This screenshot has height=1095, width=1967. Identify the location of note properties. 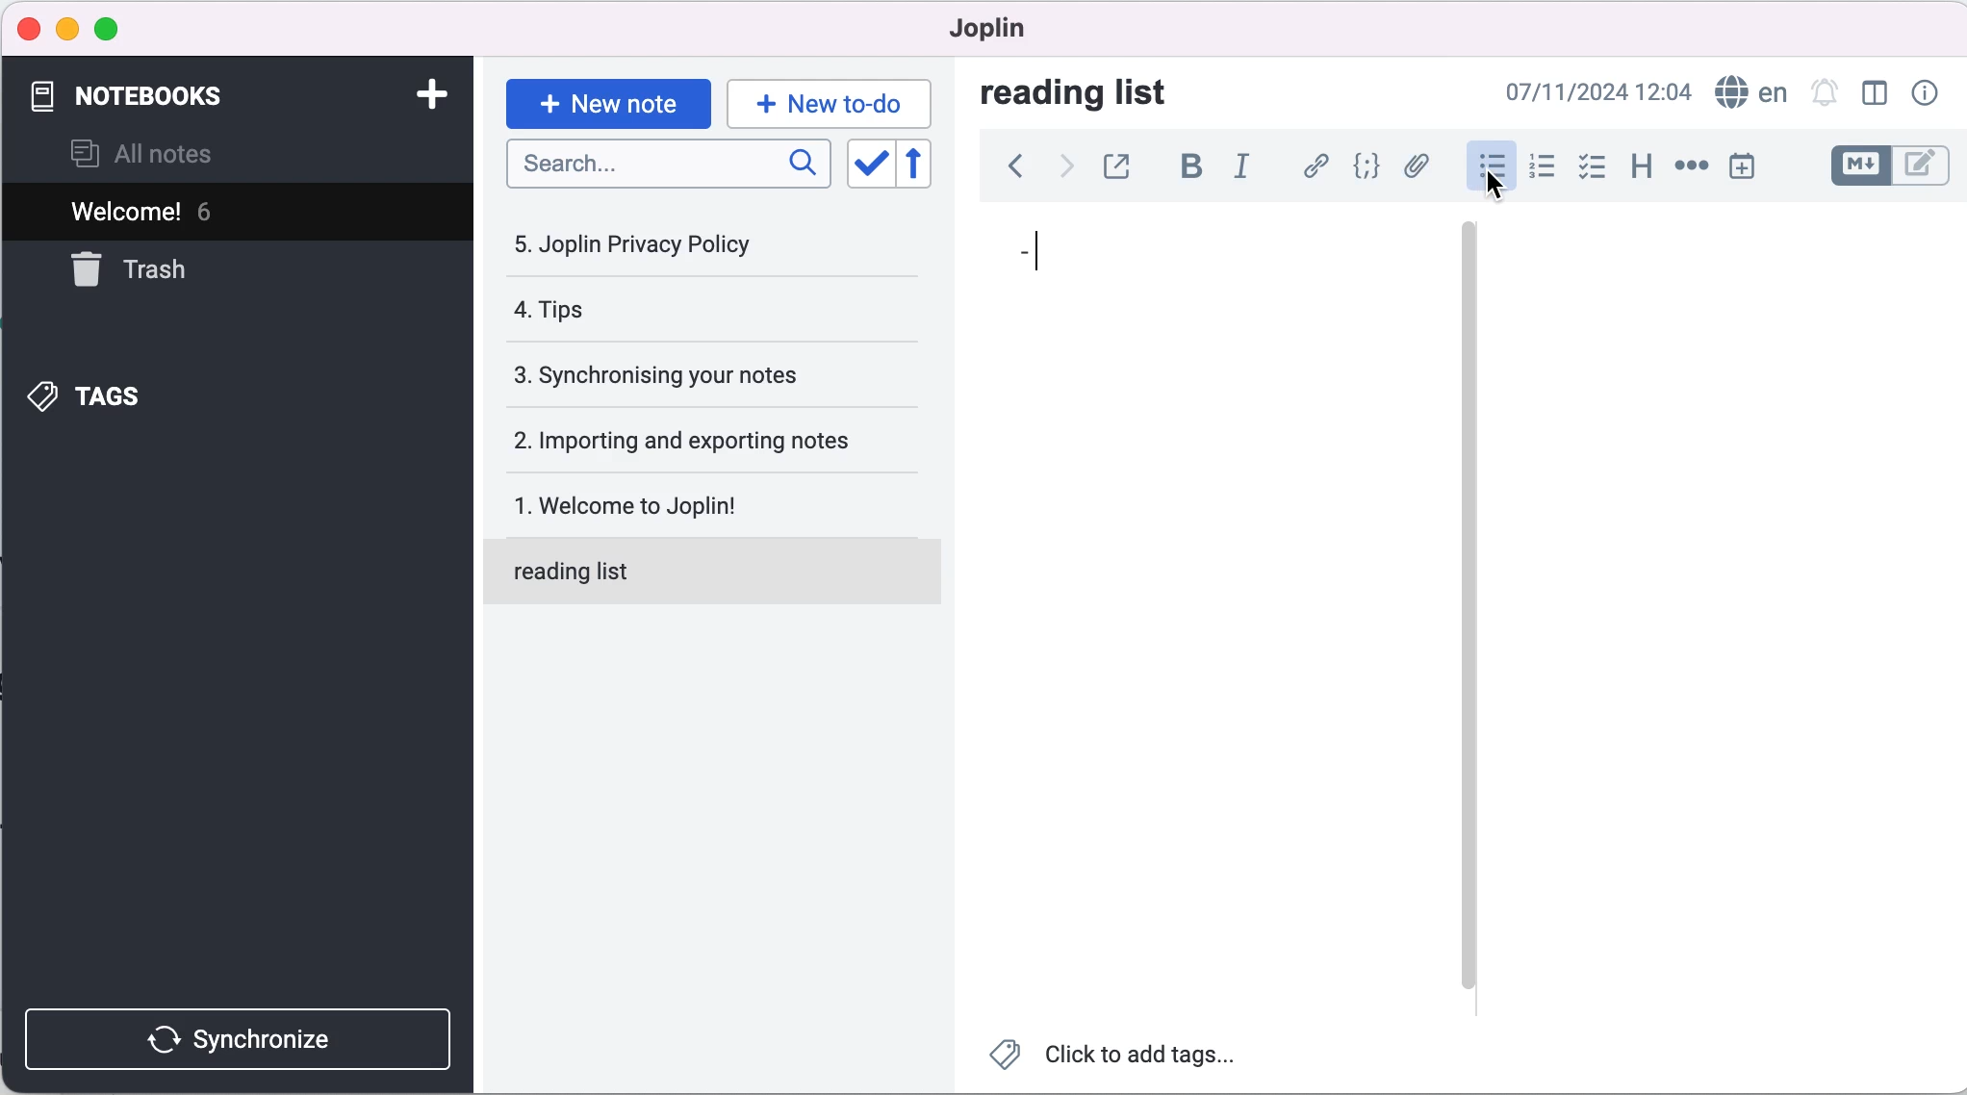
(1930, 91).